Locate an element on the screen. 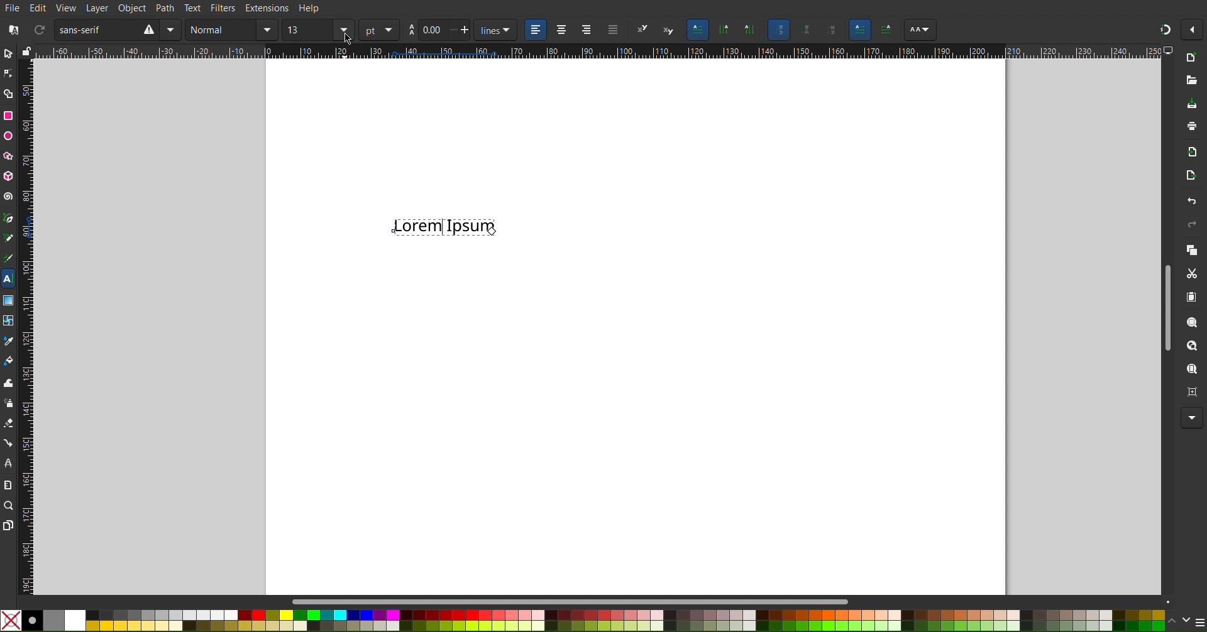 This screenshot has height=632, width=1207. Shape Builder Tool is located at coordinates (9, 94).